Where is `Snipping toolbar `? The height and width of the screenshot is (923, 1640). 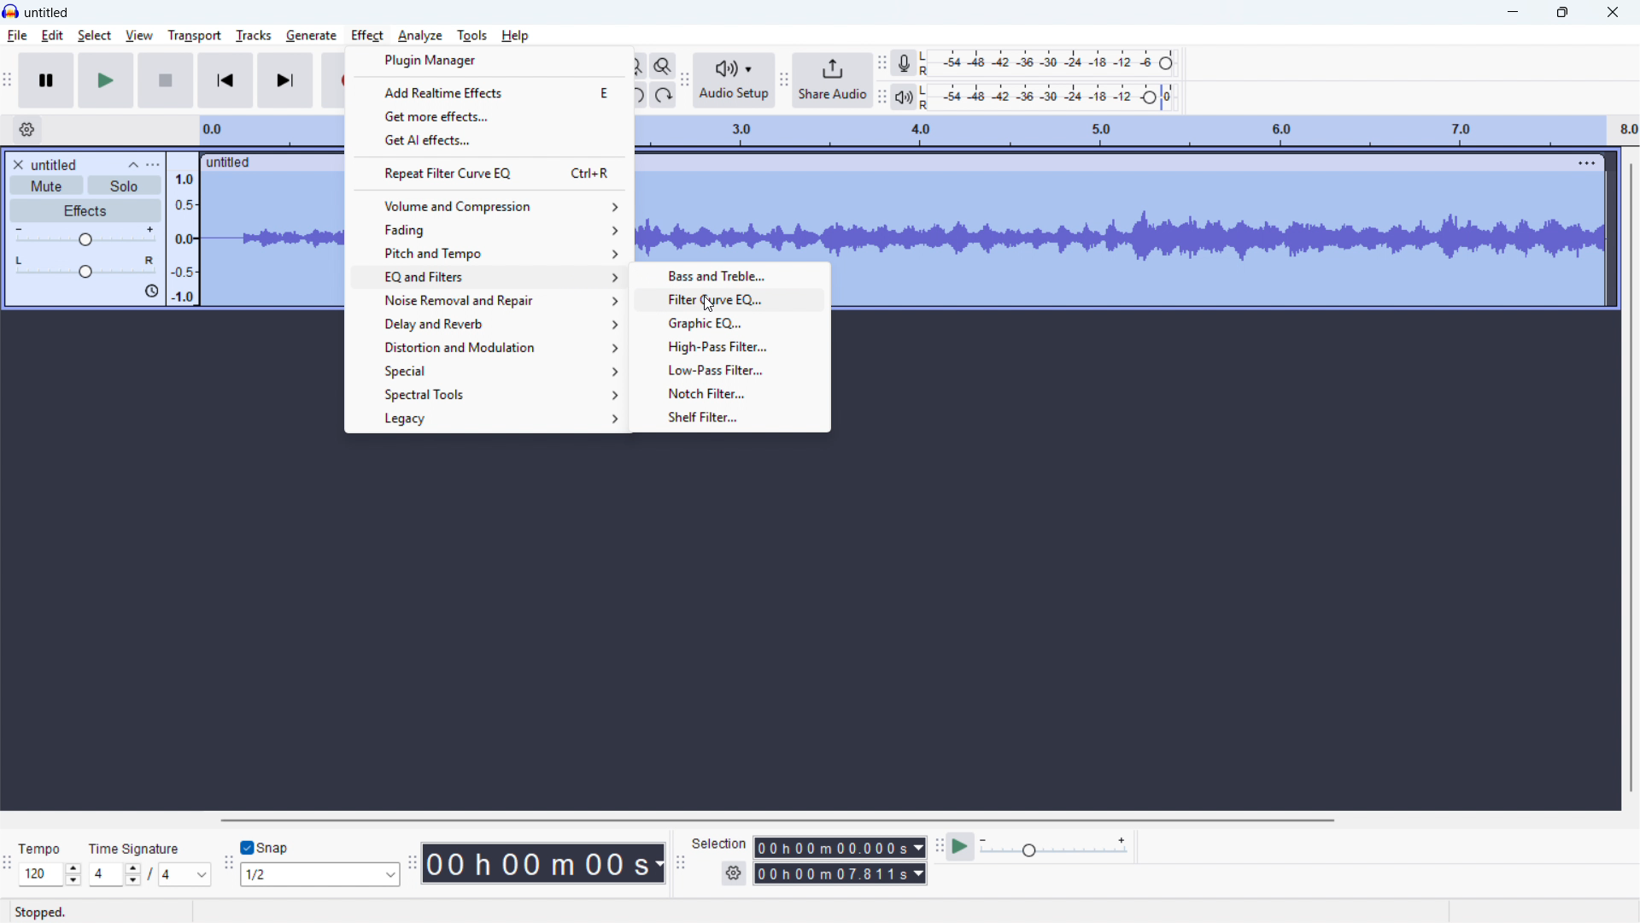
Snipping toolbar  is located at coordinates (227, 867).